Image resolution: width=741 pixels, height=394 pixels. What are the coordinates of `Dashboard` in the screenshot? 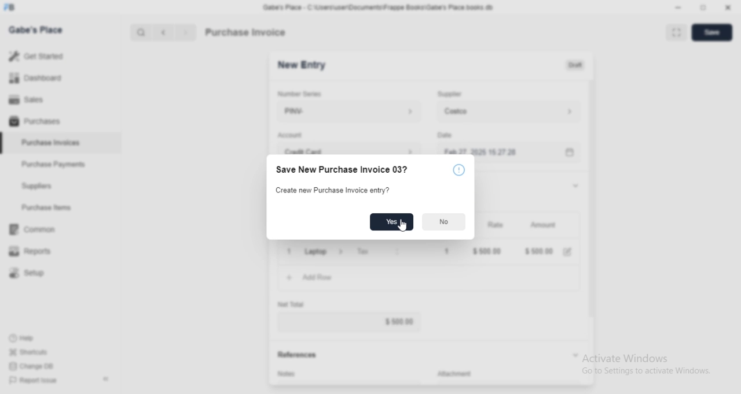 It's located at (60, 77).